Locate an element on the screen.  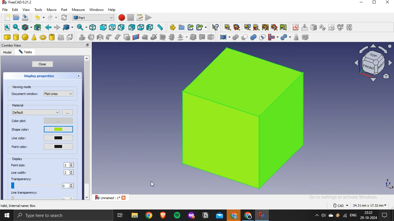
google chrome is located at coordinates (149, 216).